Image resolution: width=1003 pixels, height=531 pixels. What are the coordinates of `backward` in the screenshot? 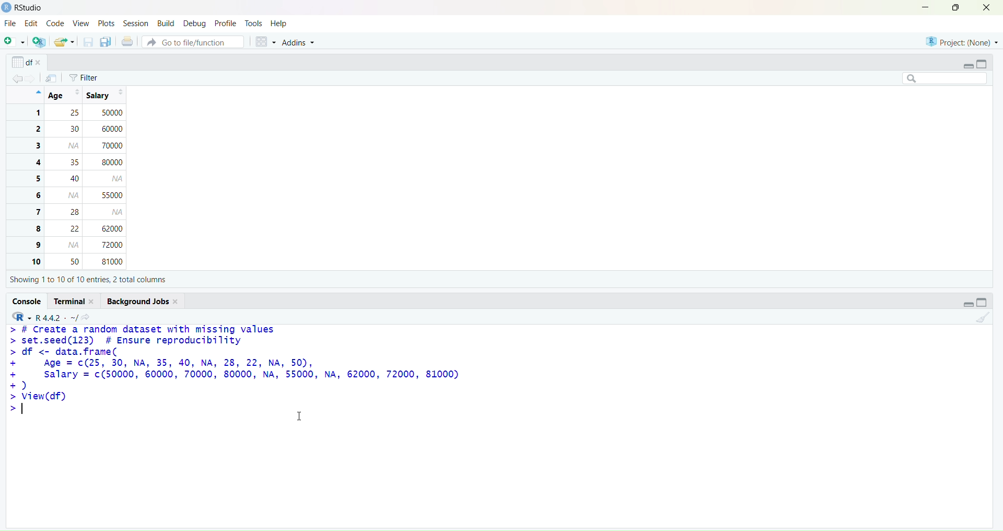 It's located at (18, 77).